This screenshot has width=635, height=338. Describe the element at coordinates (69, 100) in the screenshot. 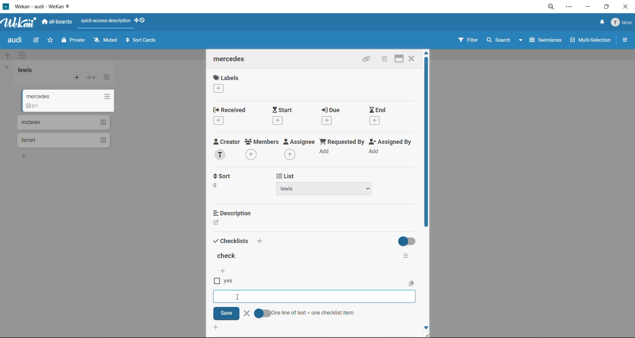

I see `cards` at that location.